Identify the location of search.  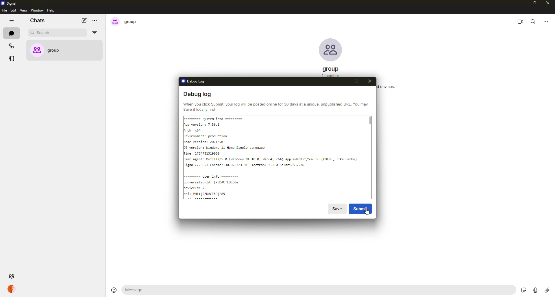
(535, 21).